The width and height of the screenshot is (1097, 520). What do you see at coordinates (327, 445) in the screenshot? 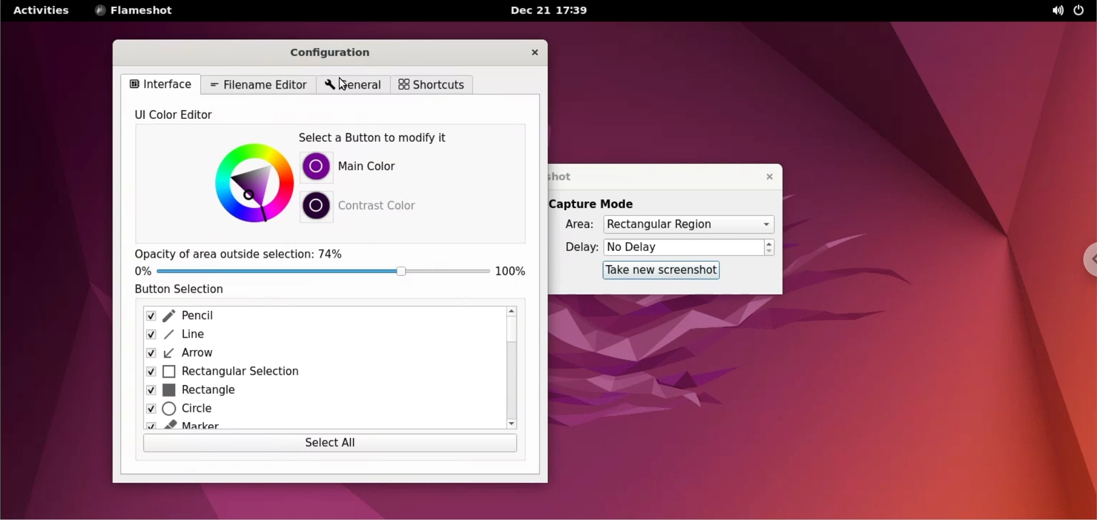
I see `select all` at bounding box center [327, 445].